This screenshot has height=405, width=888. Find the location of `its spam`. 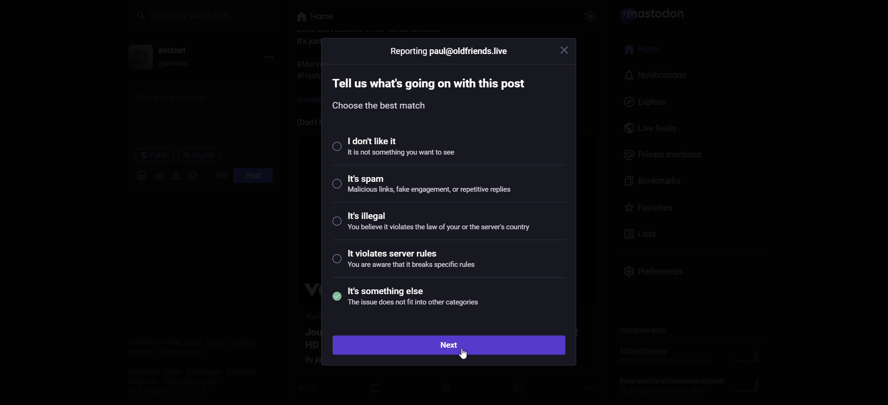

its spam is located at coordinates (431, 187).